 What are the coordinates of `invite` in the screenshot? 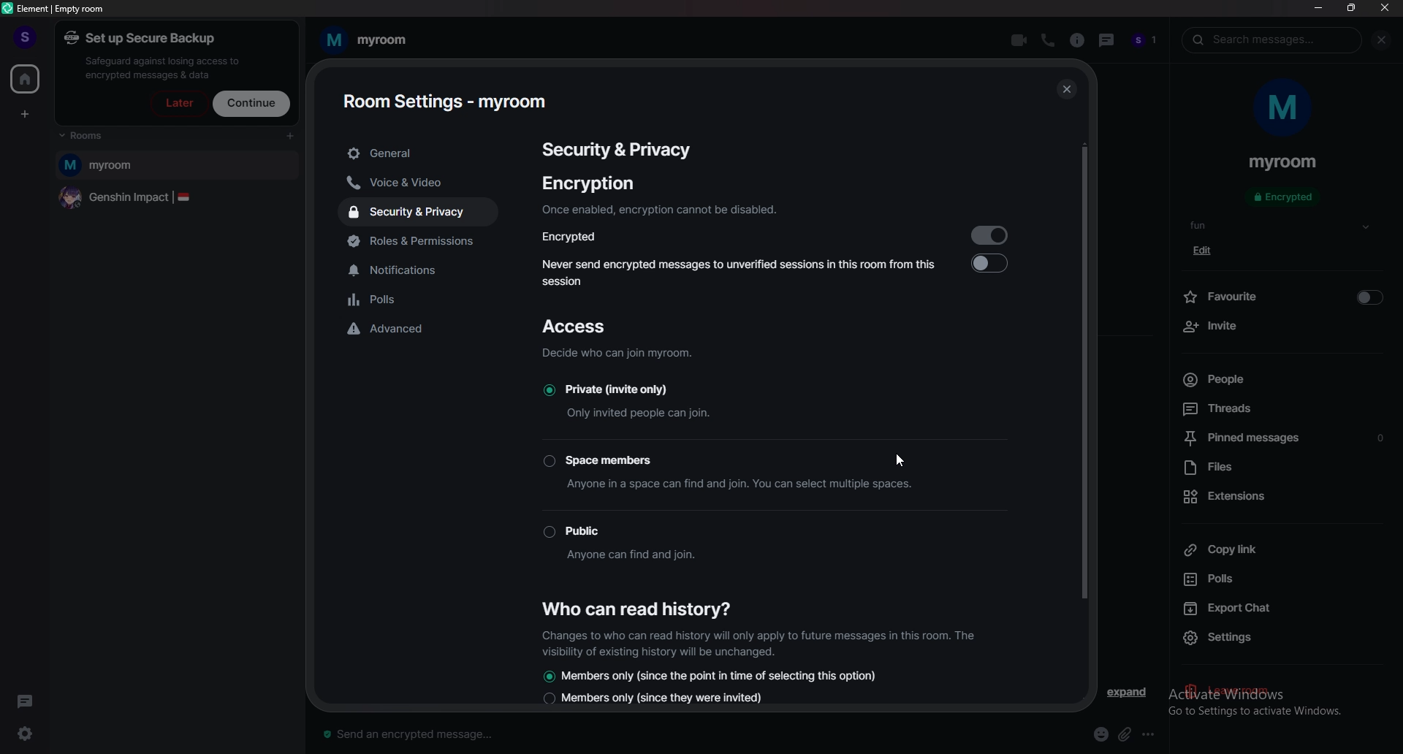 It's located at (1285, 327).